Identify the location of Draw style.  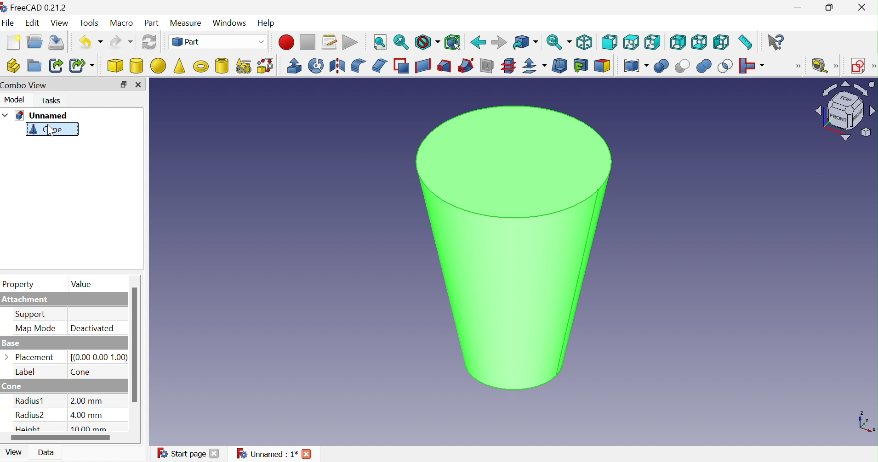
(427, 44).